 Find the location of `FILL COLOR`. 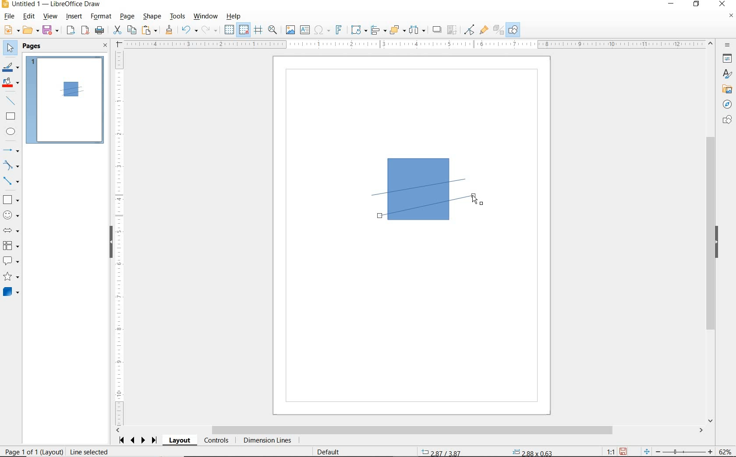

FILL COLOR is located at coordinates (11, 84).